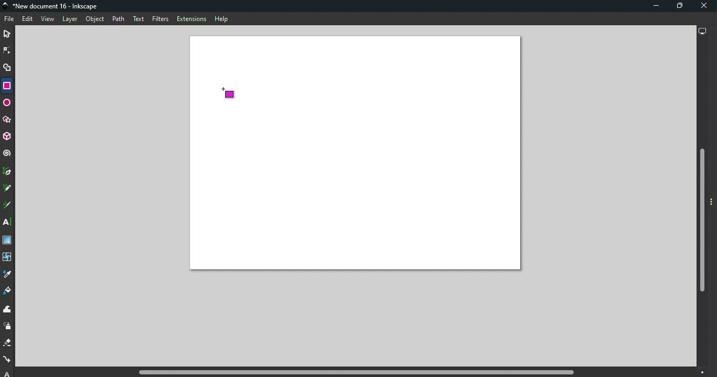 The width and height of the screenshot is (717, 377). What do you see at coordinates (140, 19) in the screenshot?
I see `Text` at bounding box center [140, 19].